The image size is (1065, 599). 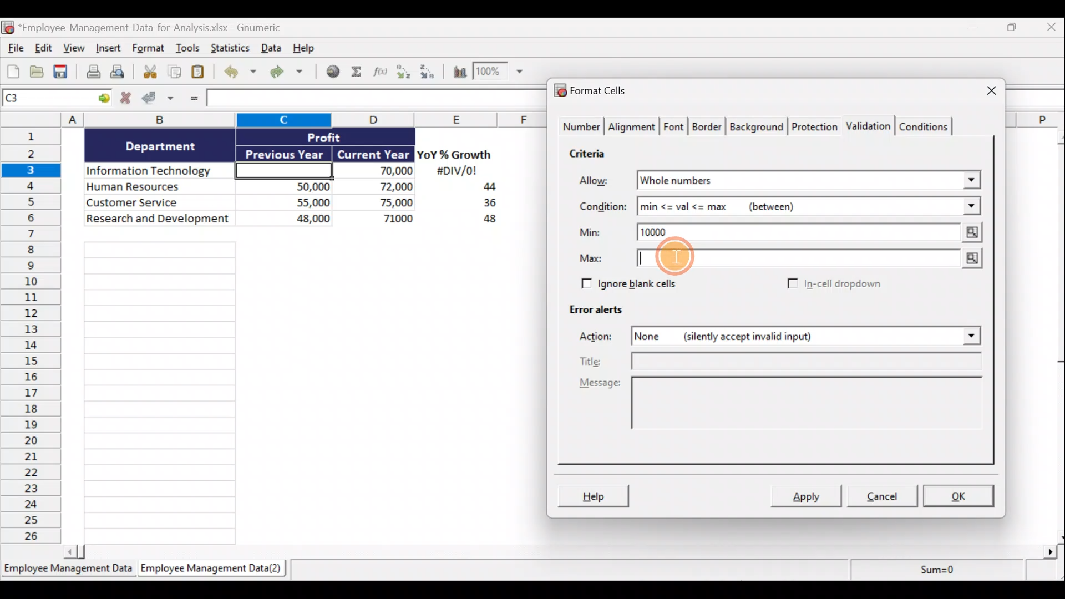 What do you see at coordinates (37, 72) in the screenshot?
I see `Open a file` at bounding box center [37, 72].